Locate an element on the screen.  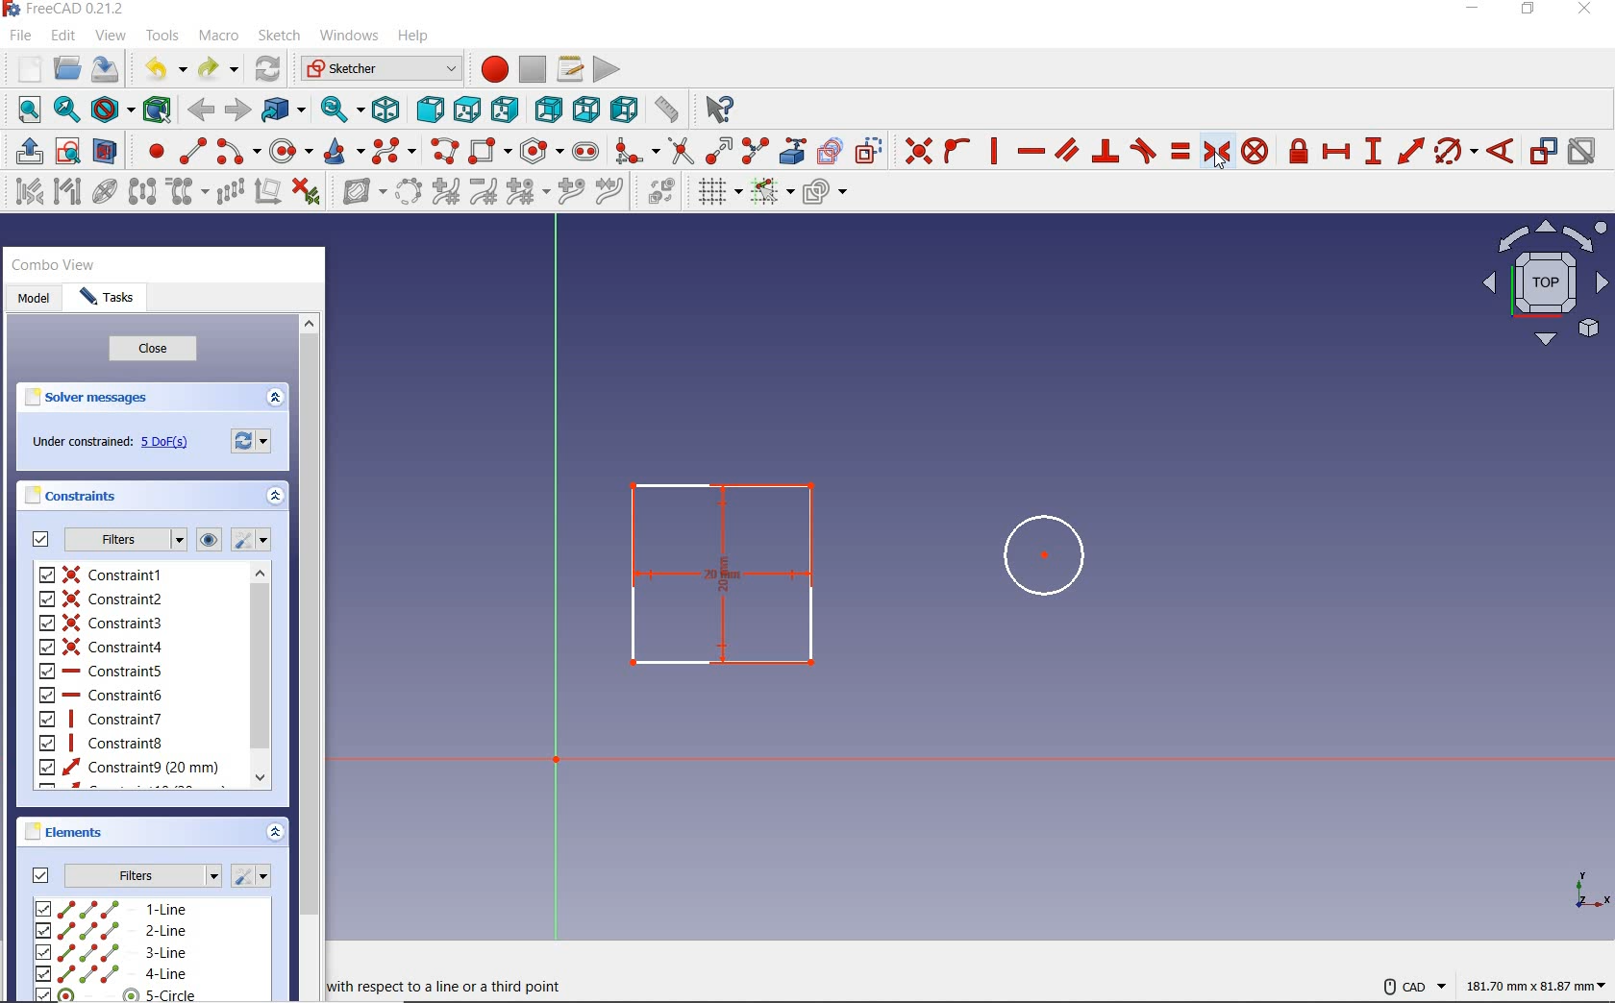
delete all constraints is located at coordinates (308, 193).